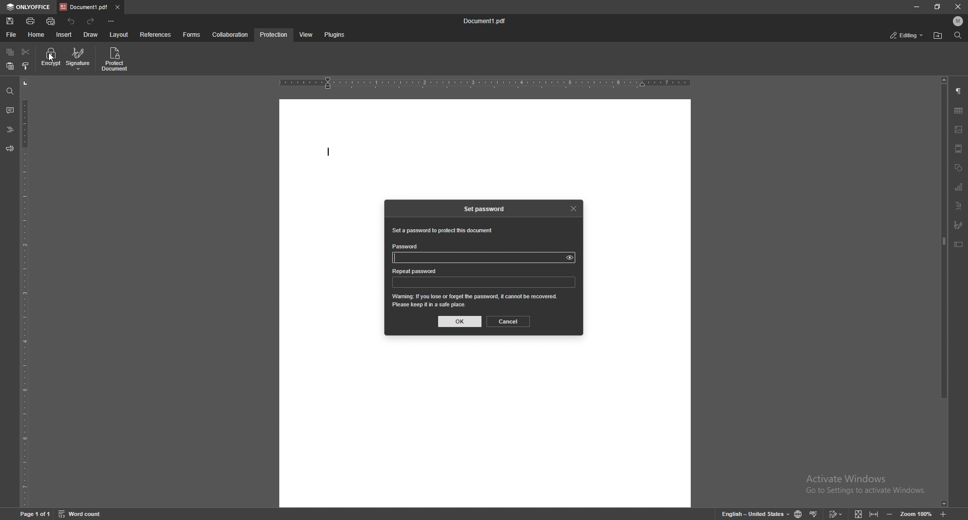  What do you see at coordinates (958, 168) in the screenshot?
I see `shapes` at bounding box center [958, 168].